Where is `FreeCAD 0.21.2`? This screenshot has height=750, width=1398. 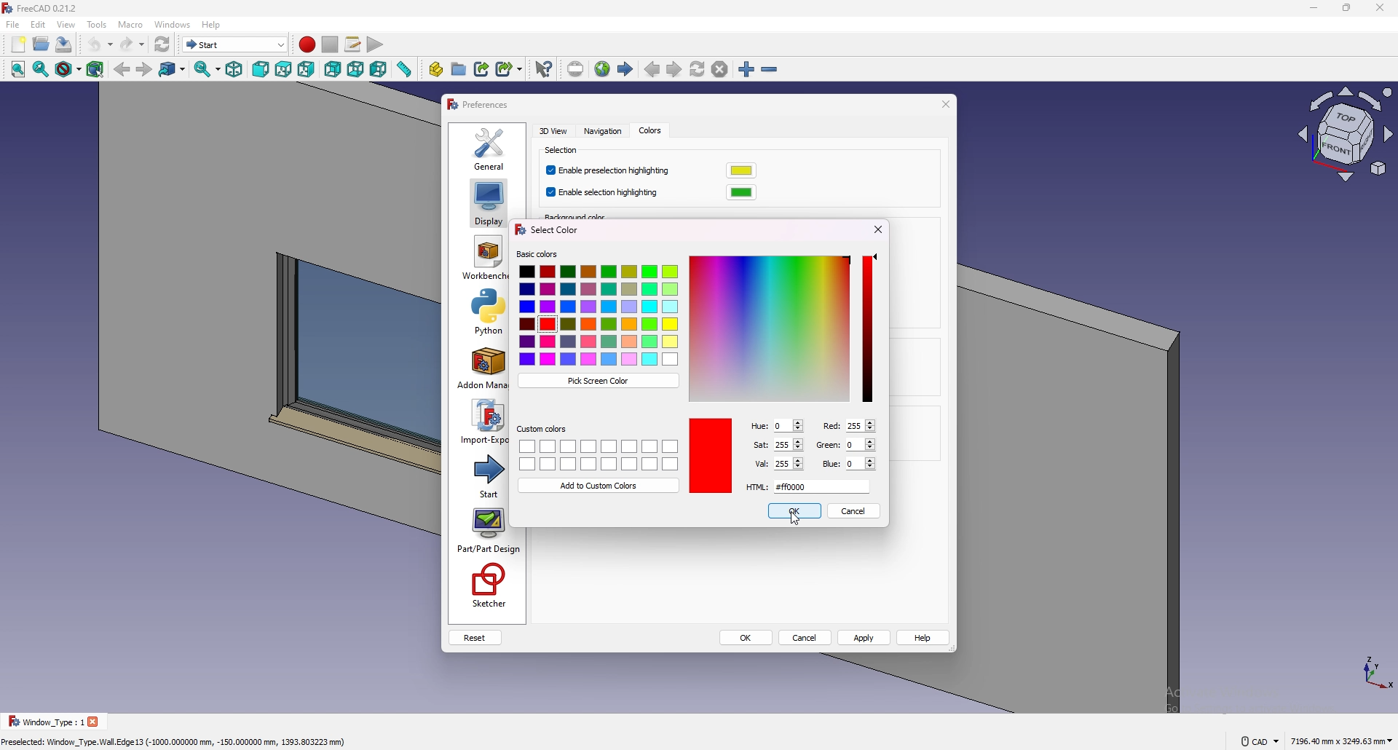
FreeCAD 0.21.2 is located at coordinates (51, 8).